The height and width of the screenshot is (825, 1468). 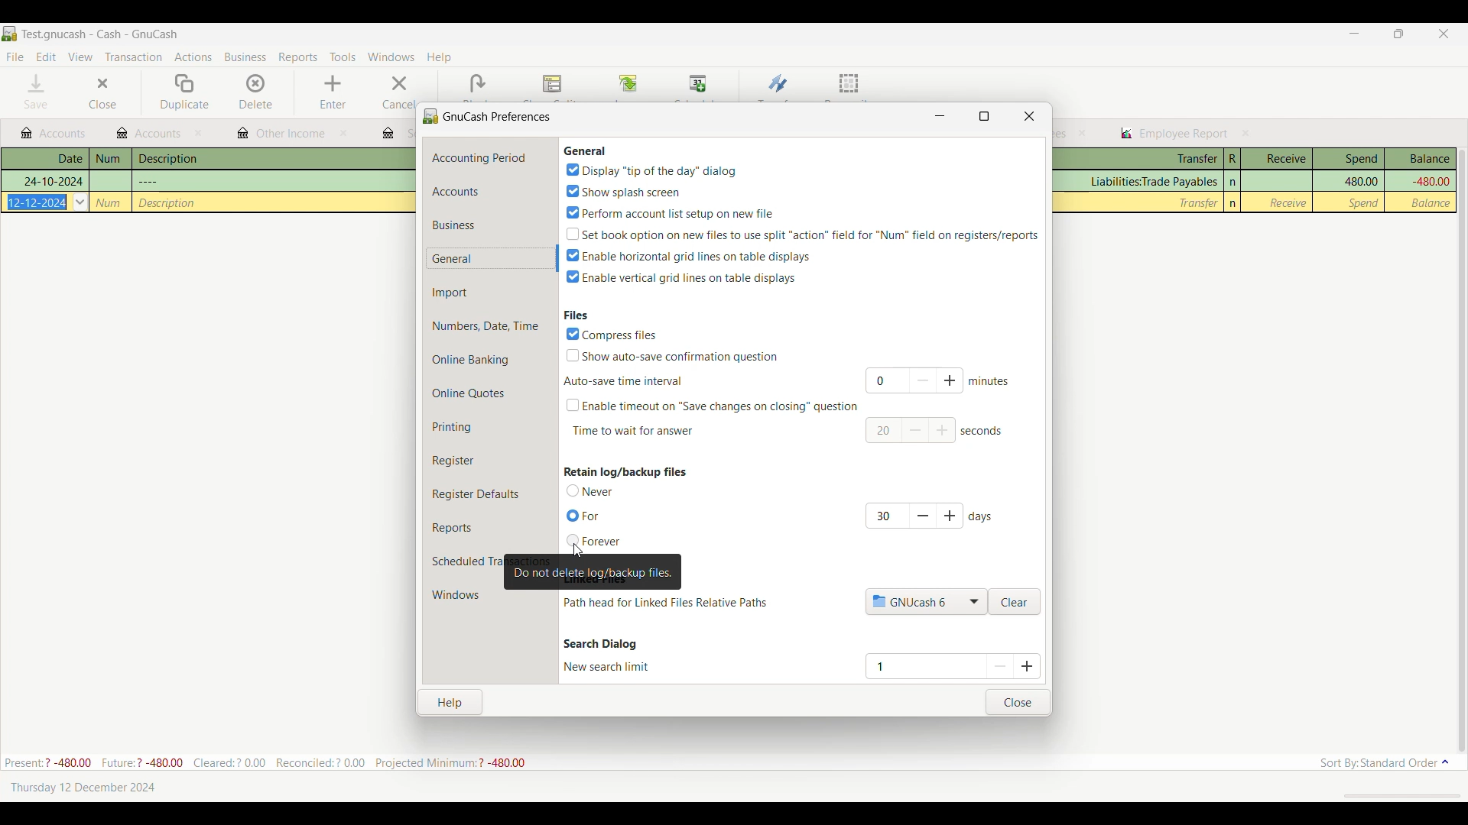 What do you see at coordinates (102, 92) in the screenshot?
I see `Close` at bounding box center [102, 92].